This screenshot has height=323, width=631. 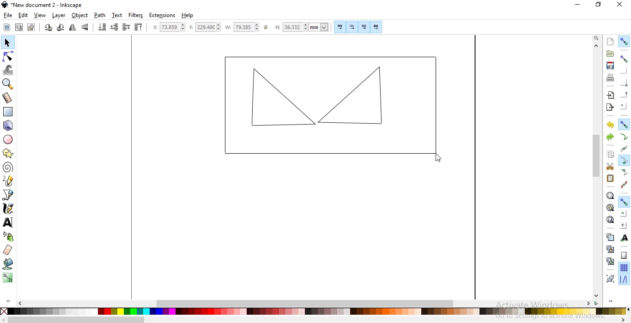 What do you see at coordinates (625, 237) in the screenshot?
I see `snap text anchors and baselines` at bounding box center [625, 237].